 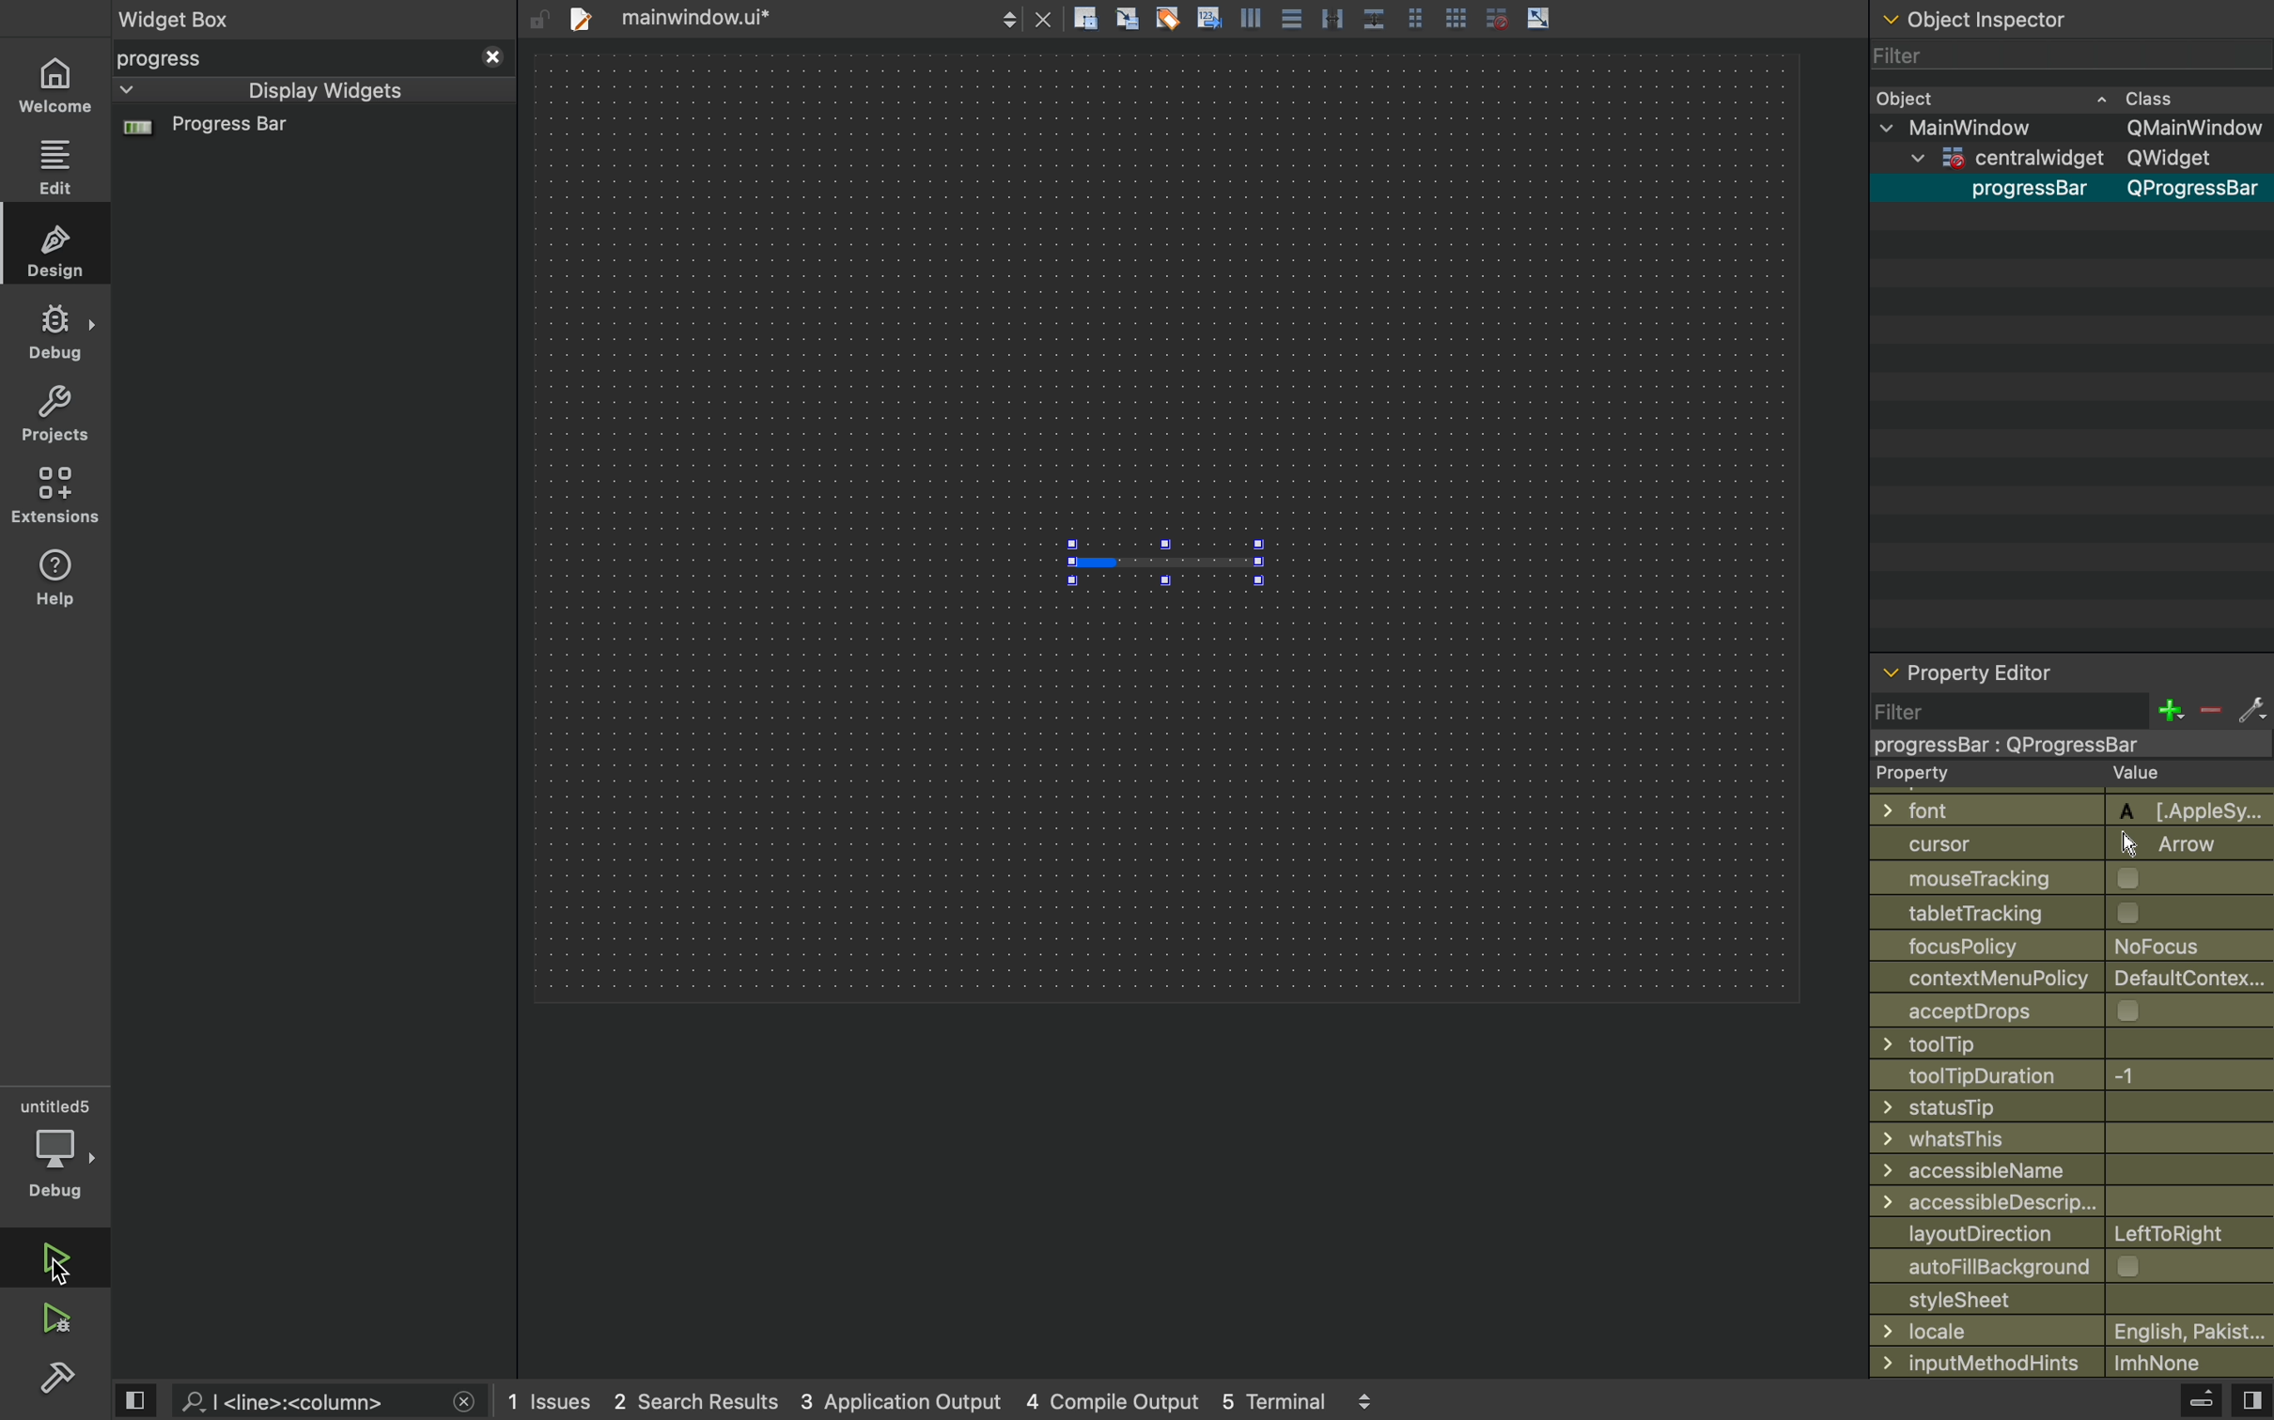 What do you see at coordinates (48, 1258) in the screenshot?
I see `run` at bounding box center [48, 1258].